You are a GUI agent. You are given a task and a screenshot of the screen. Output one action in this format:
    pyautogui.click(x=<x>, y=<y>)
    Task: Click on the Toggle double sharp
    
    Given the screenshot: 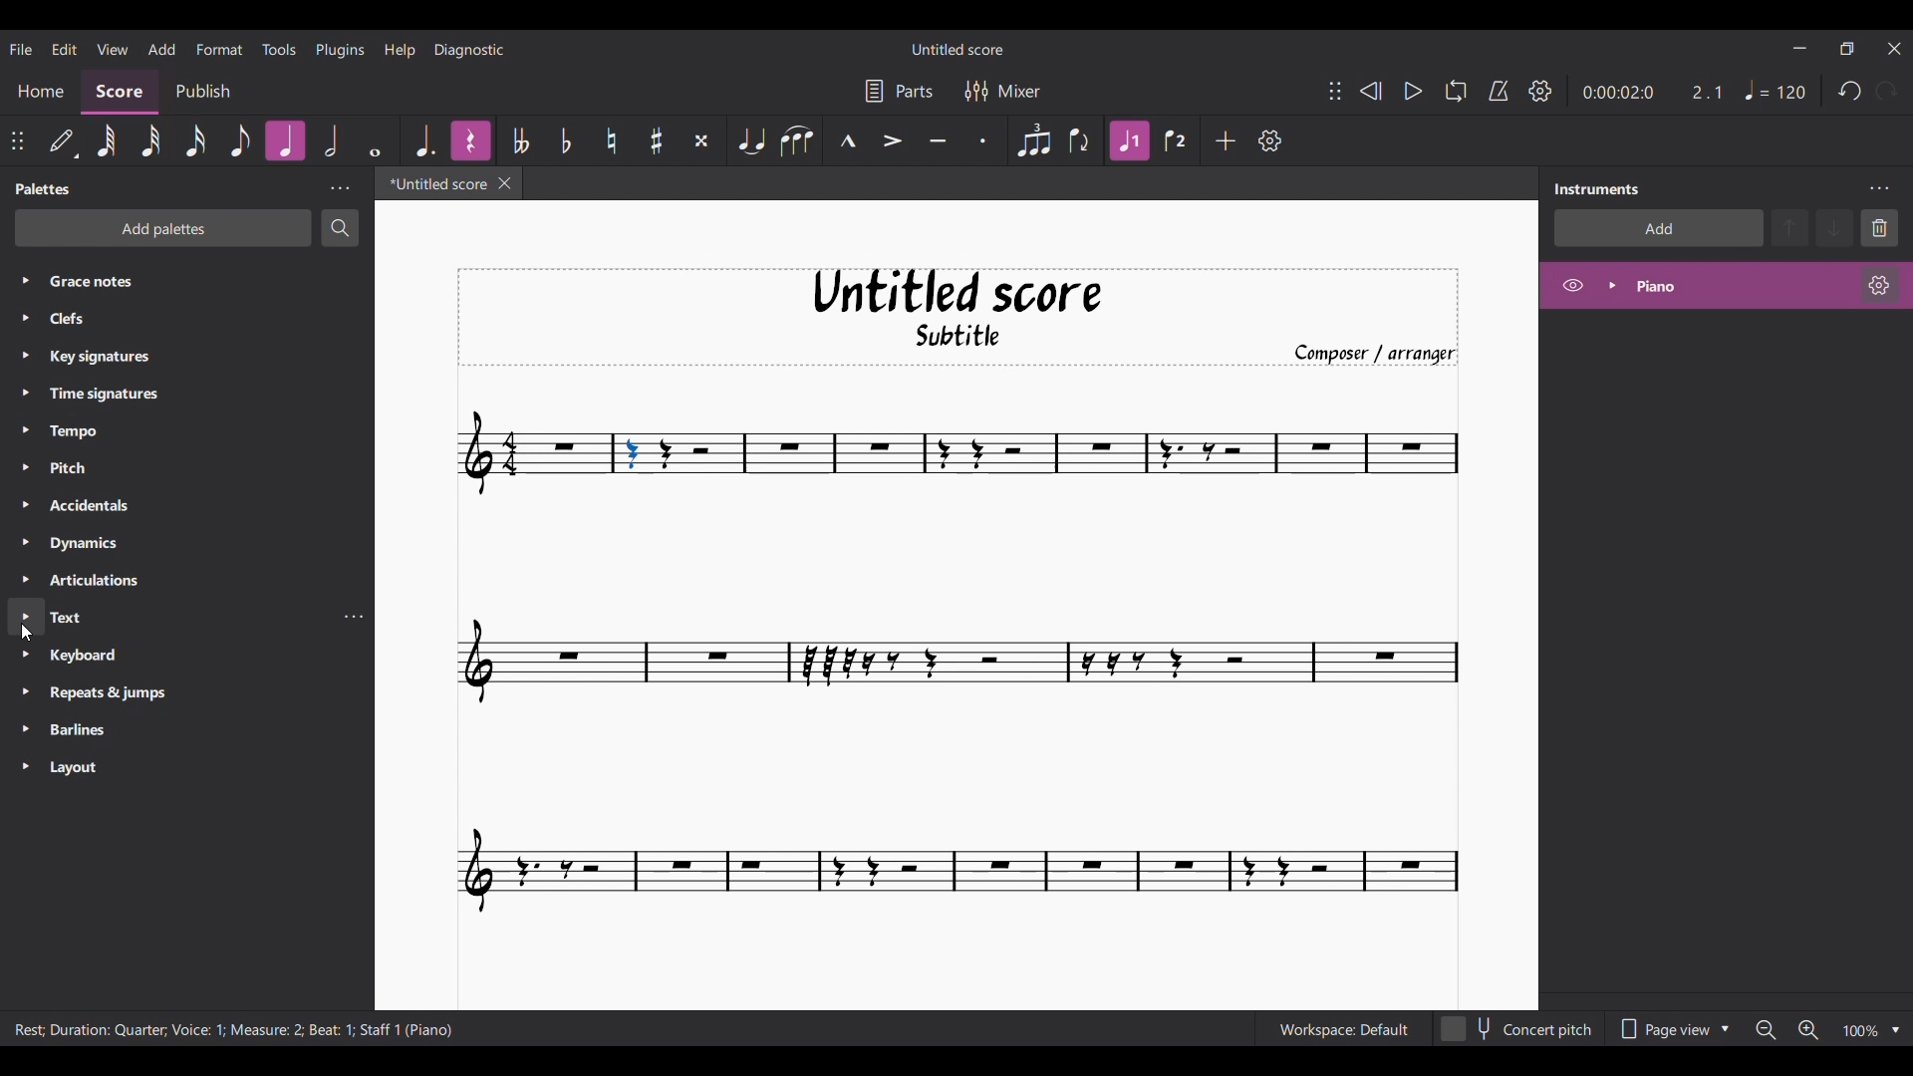 What is the action you would take?
    pyautogui.click(x=701, y=140)
    